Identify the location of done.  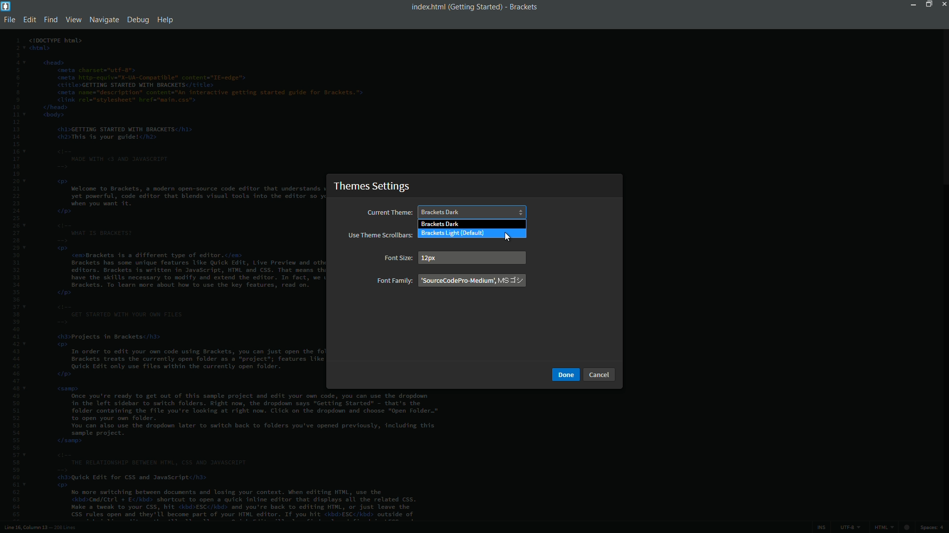
(566, 375).